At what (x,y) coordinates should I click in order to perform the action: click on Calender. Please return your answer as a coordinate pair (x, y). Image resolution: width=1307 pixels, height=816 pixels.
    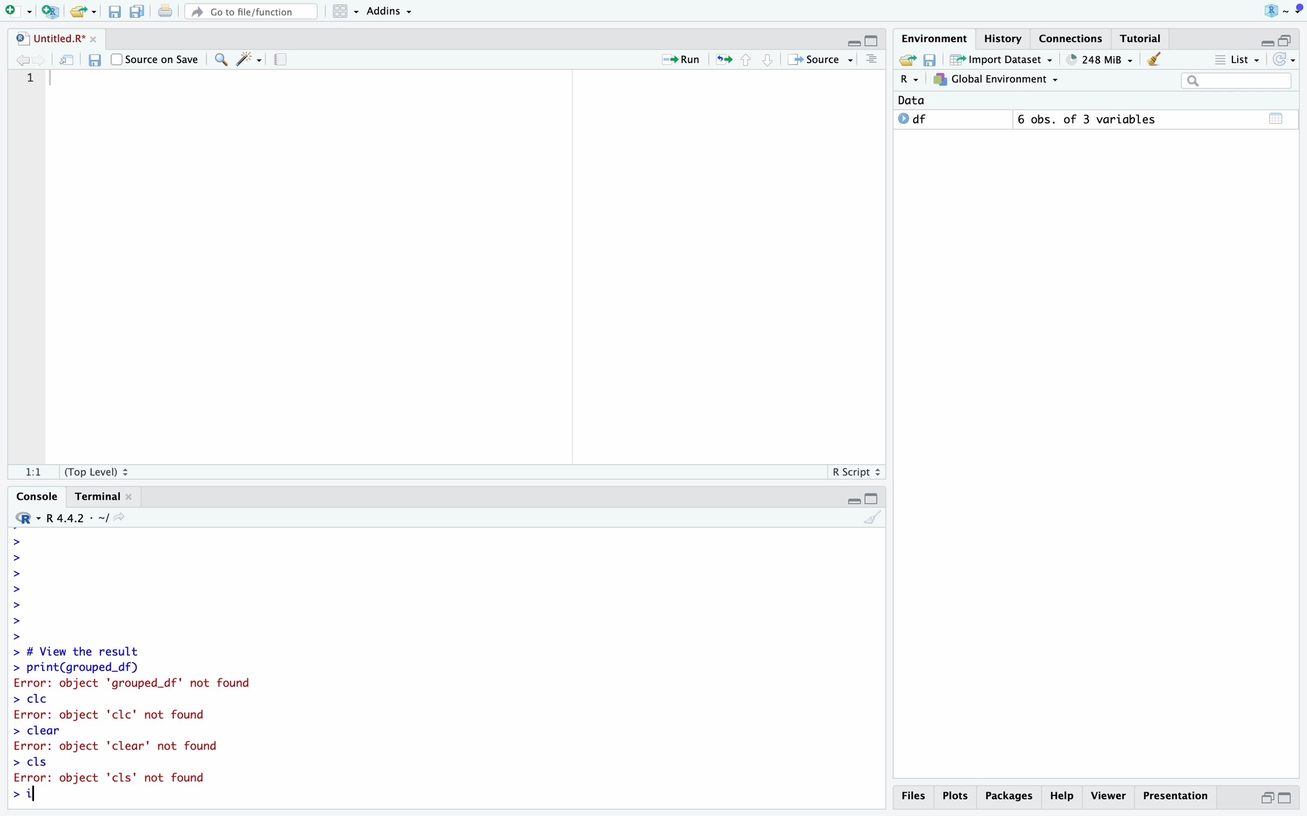
    Looking at the image, I should click on (1278, 119).